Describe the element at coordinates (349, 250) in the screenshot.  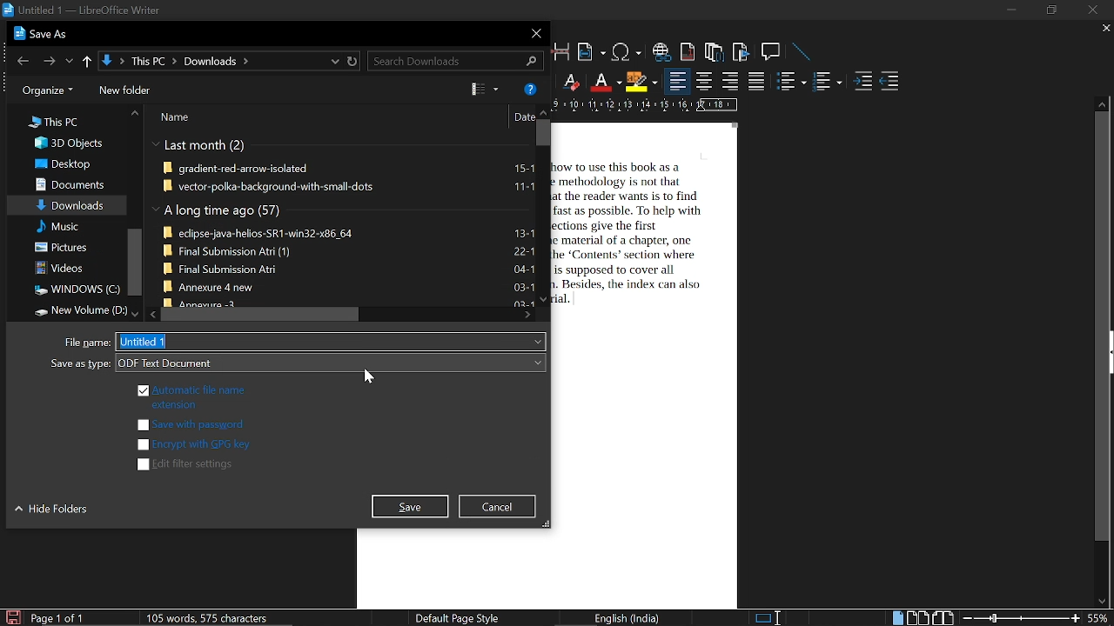
I see `Final Submission Atri (1) 22-1` at that location.